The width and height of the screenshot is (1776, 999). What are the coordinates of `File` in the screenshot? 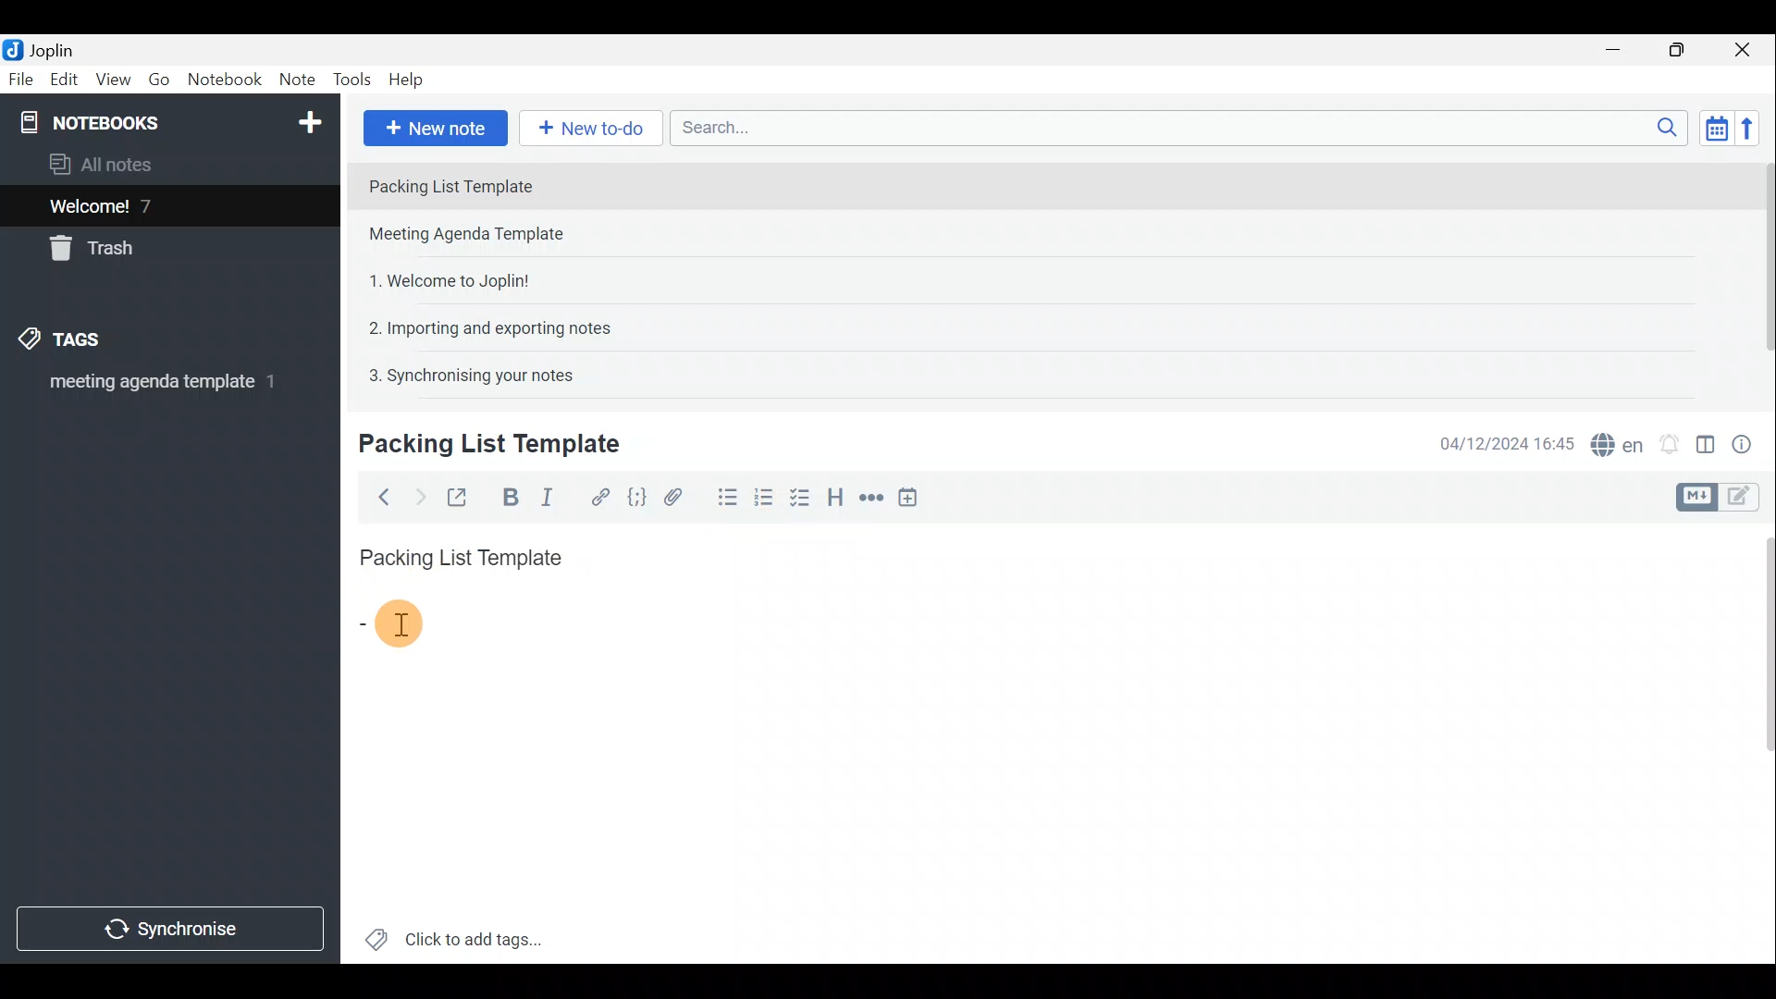 It's located at (18, 78).